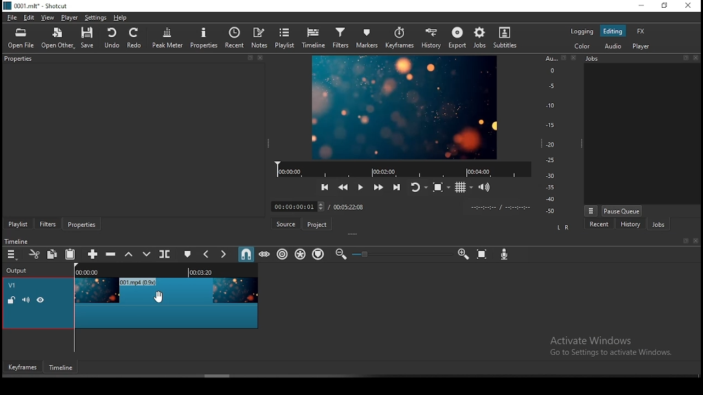 The width and height of the screenshot is (703, 395). Describe the element at coordinates (583, 31) in the screenshot. I see `logging` at that location.